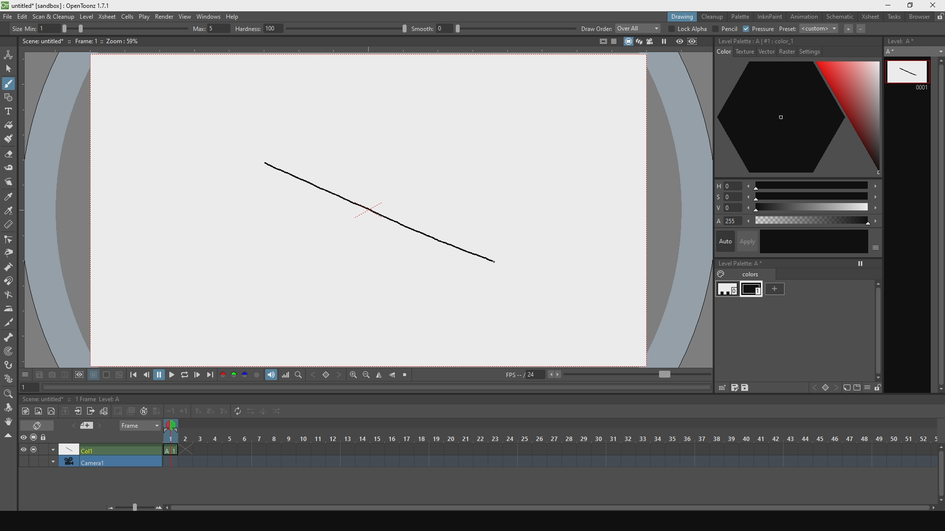  Describe the element at coordinates (910, 6) in the screenshot. I see `maximize` at that location.